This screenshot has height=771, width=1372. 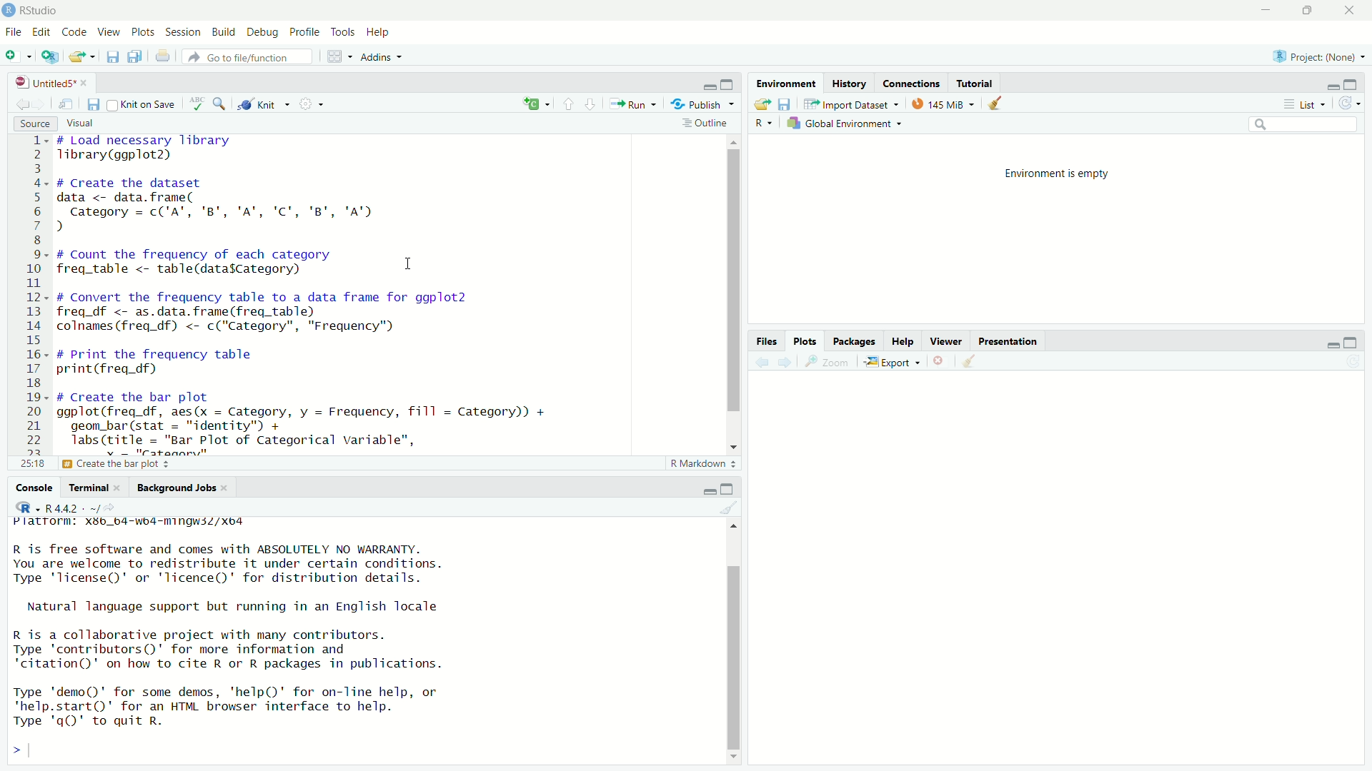 I want to click on packages, so click(x=854, y=341).